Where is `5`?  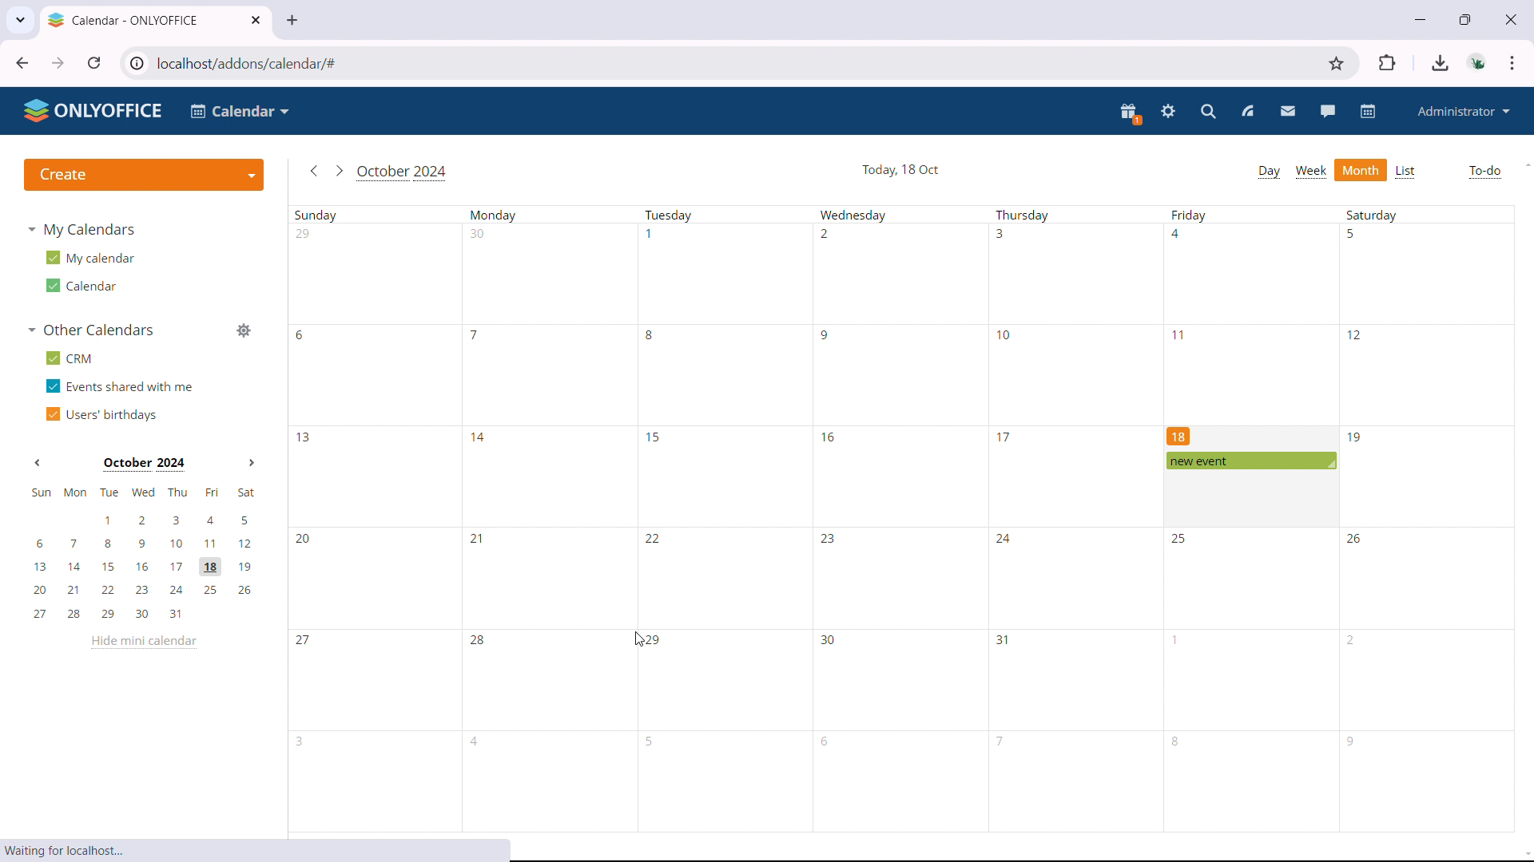
5 is located at coordinates (652, 741).